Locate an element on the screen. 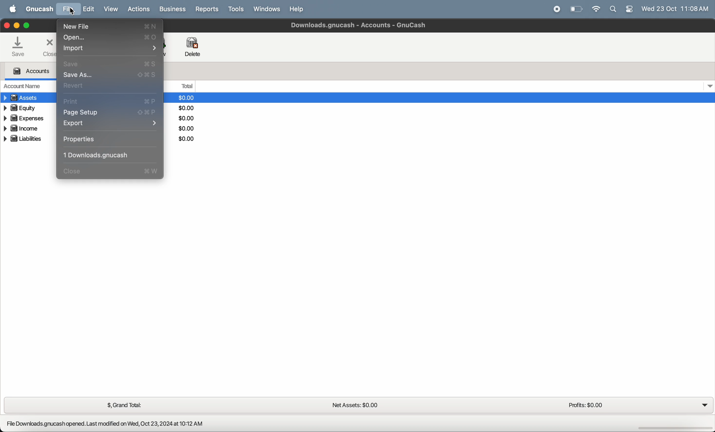 The image size is (715, 432). wifi is located at coordinates (595, 9).